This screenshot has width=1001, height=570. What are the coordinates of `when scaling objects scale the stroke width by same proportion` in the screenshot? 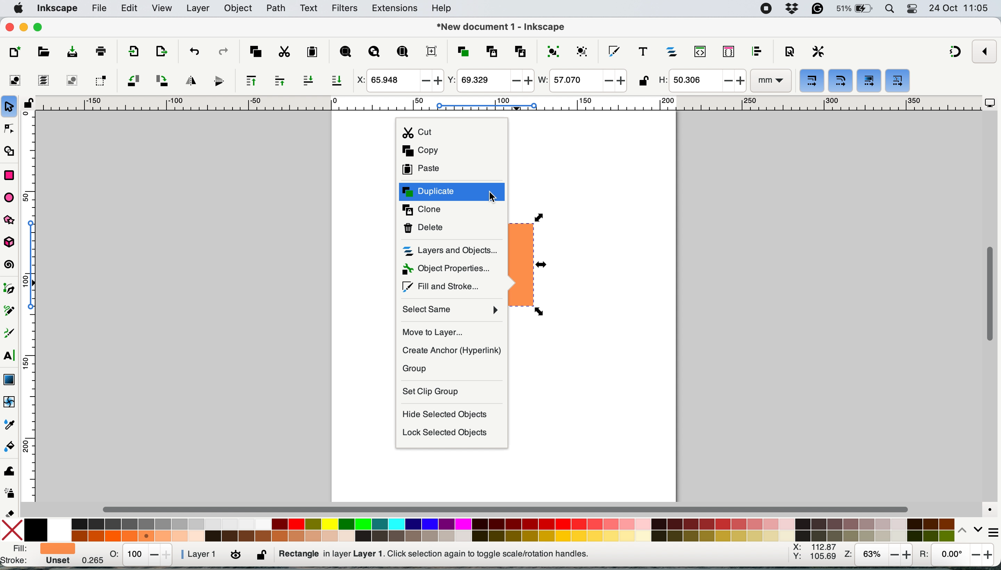 It's located at (812, 81).